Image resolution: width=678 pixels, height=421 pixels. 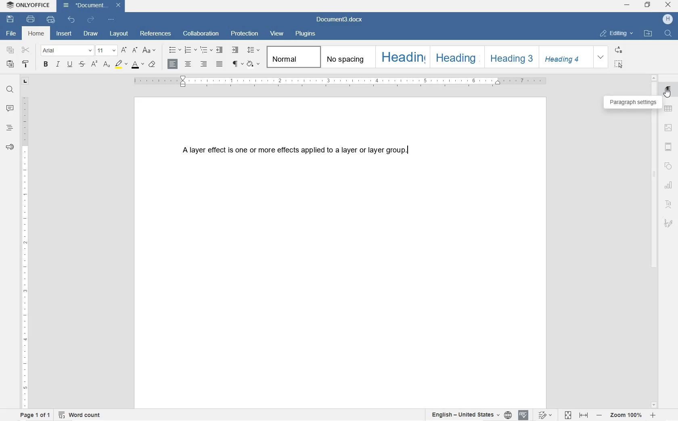 What do you see at coordinates (206, 50) in the screenshot?
I see `MULTILEVEL LISTS` at bounding box center [206, 50].